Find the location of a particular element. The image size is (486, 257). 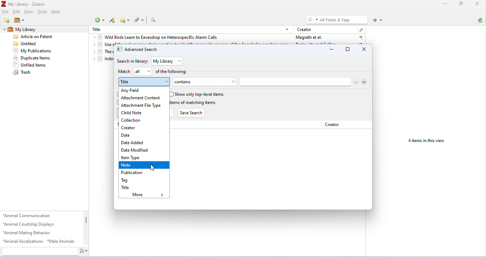

my library is located at coordinates (24, 30).